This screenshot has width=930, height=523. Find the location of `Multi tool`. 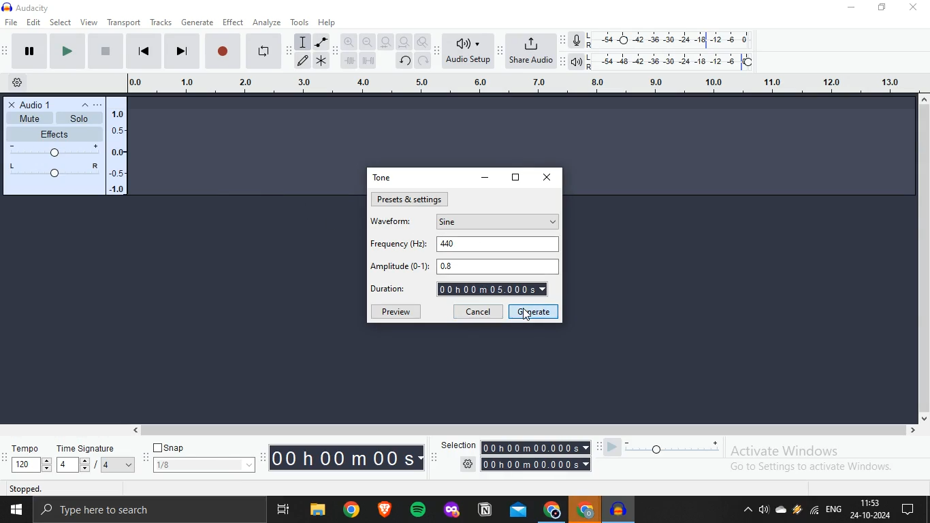

Multi tool is located at coordinates (322, 61).